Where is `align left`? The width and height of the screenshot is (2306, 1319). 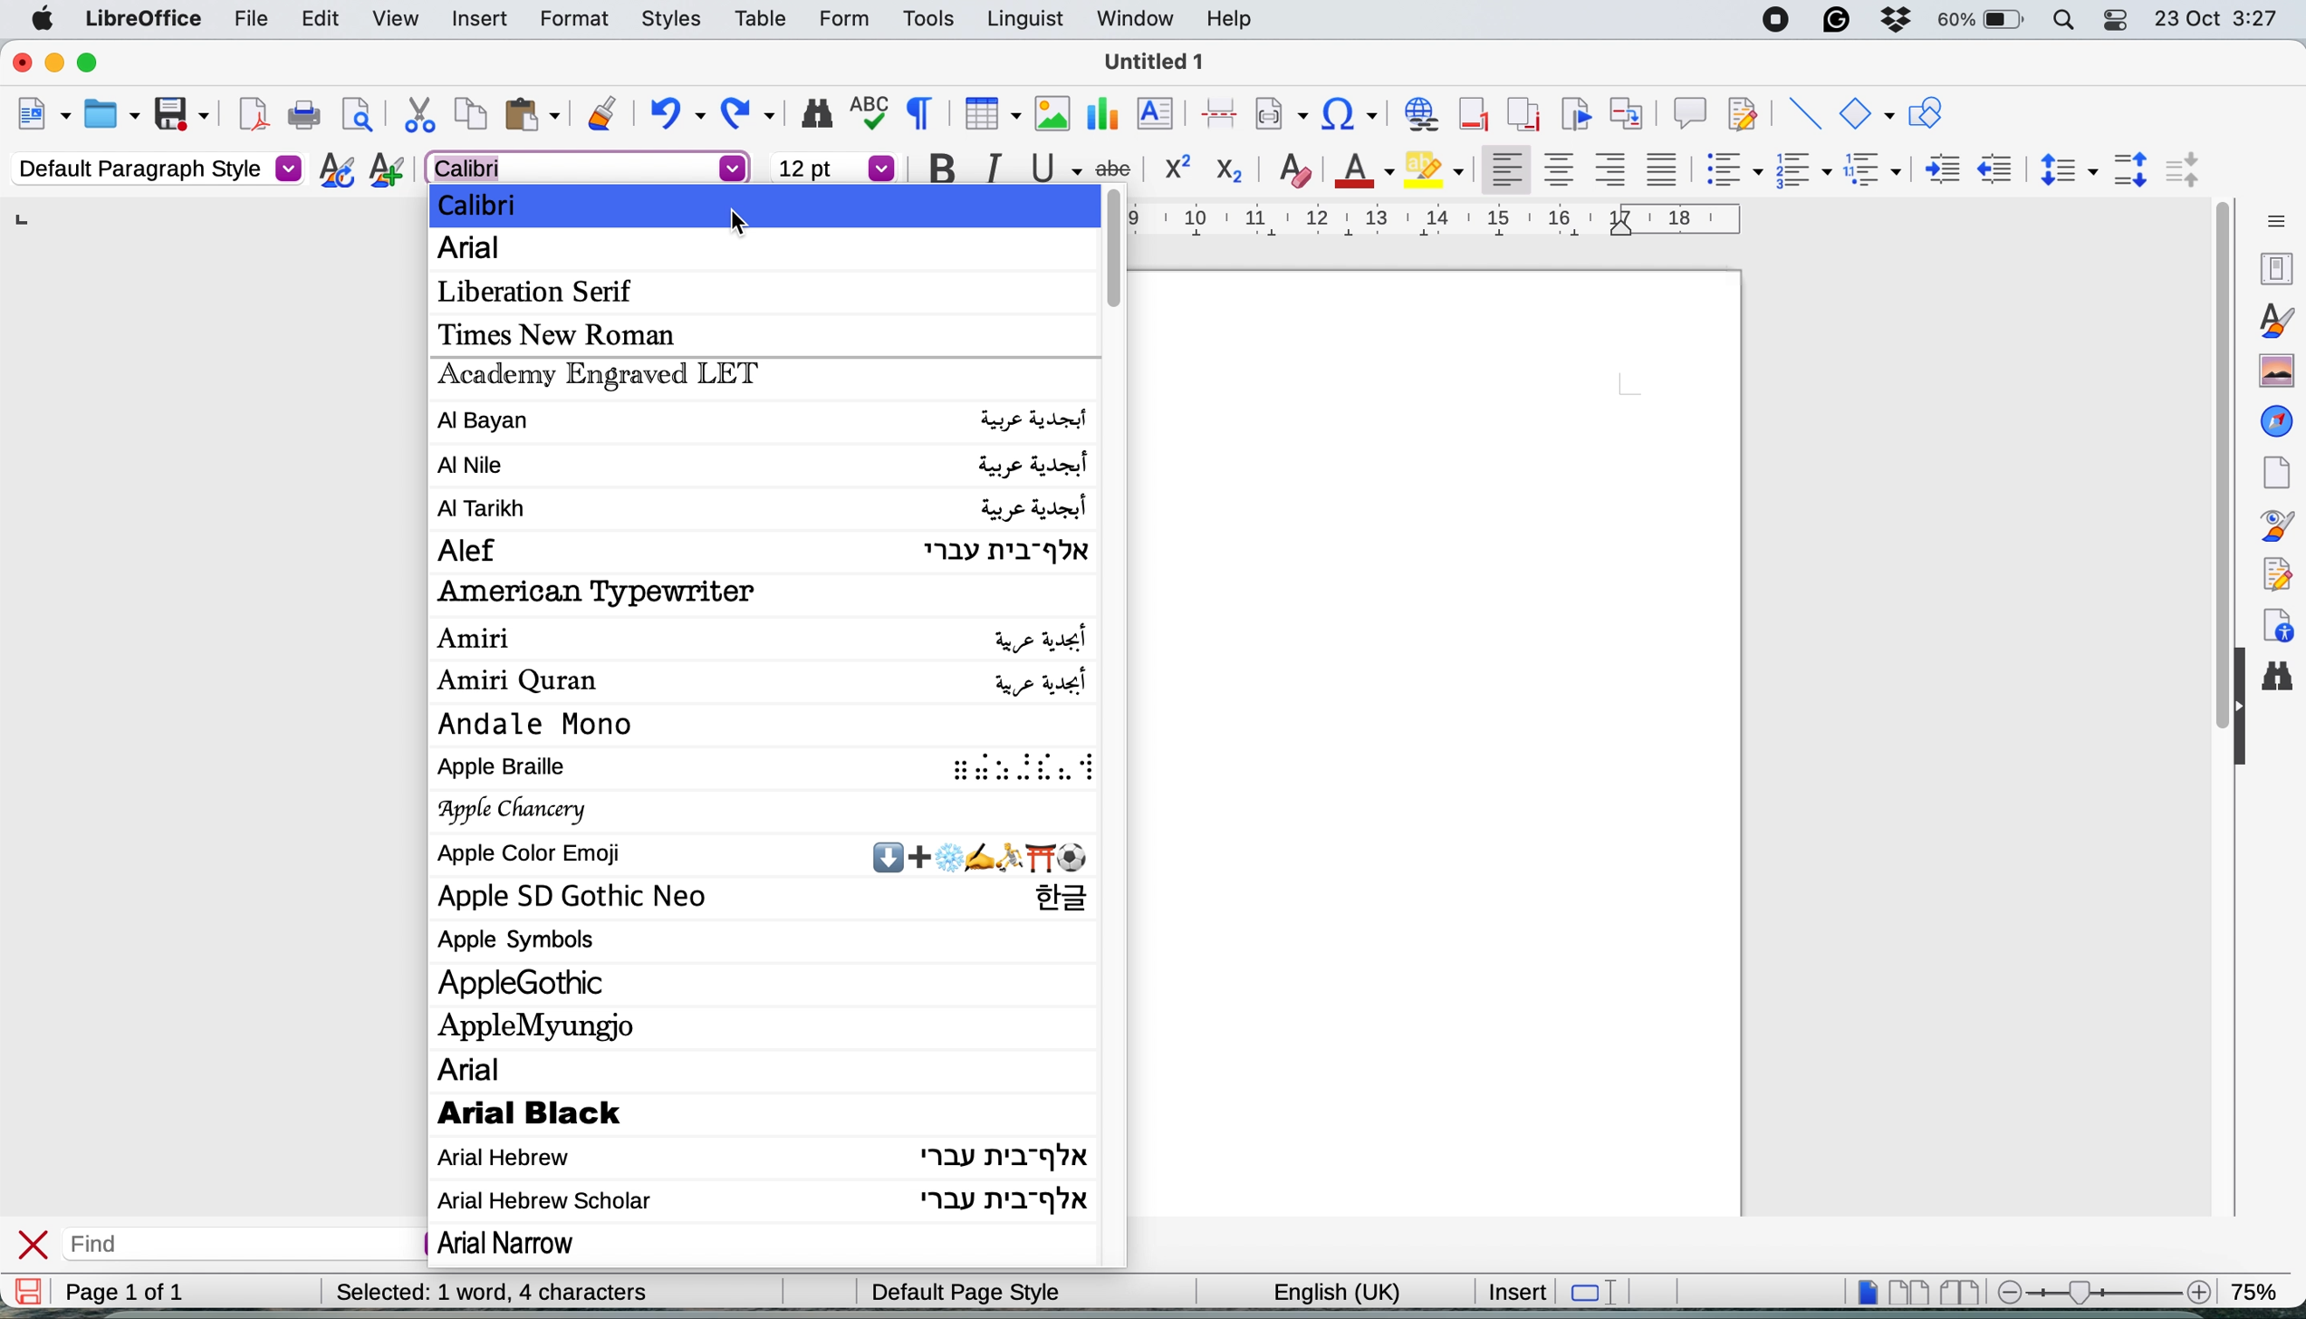
align left is located at coordinates (1502, 170).